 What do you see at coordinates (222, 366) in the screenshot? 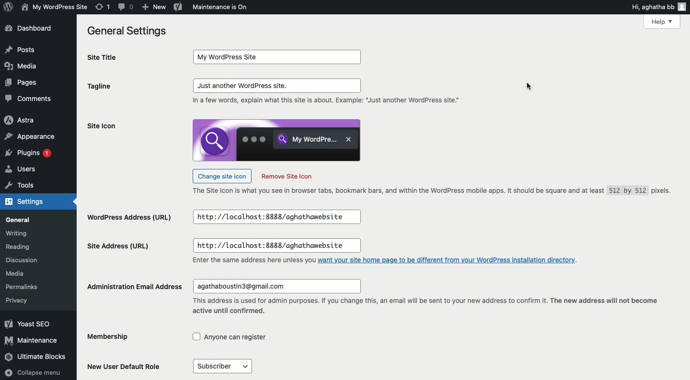
I see `menu` at bounding box center [222, 366].